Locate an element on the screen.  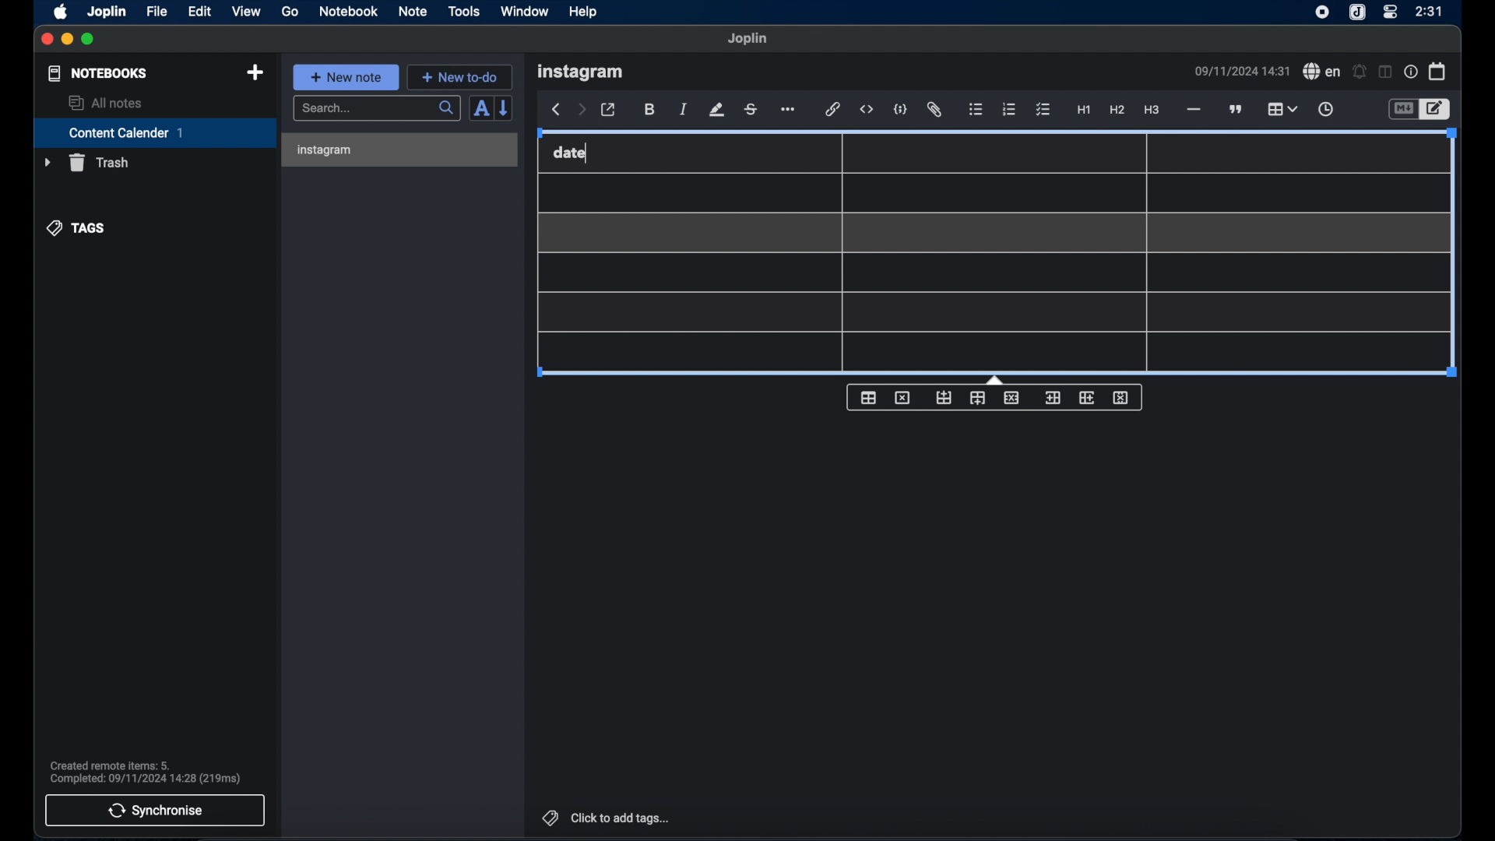
heading 2 is located at coordinates (1117, 110).